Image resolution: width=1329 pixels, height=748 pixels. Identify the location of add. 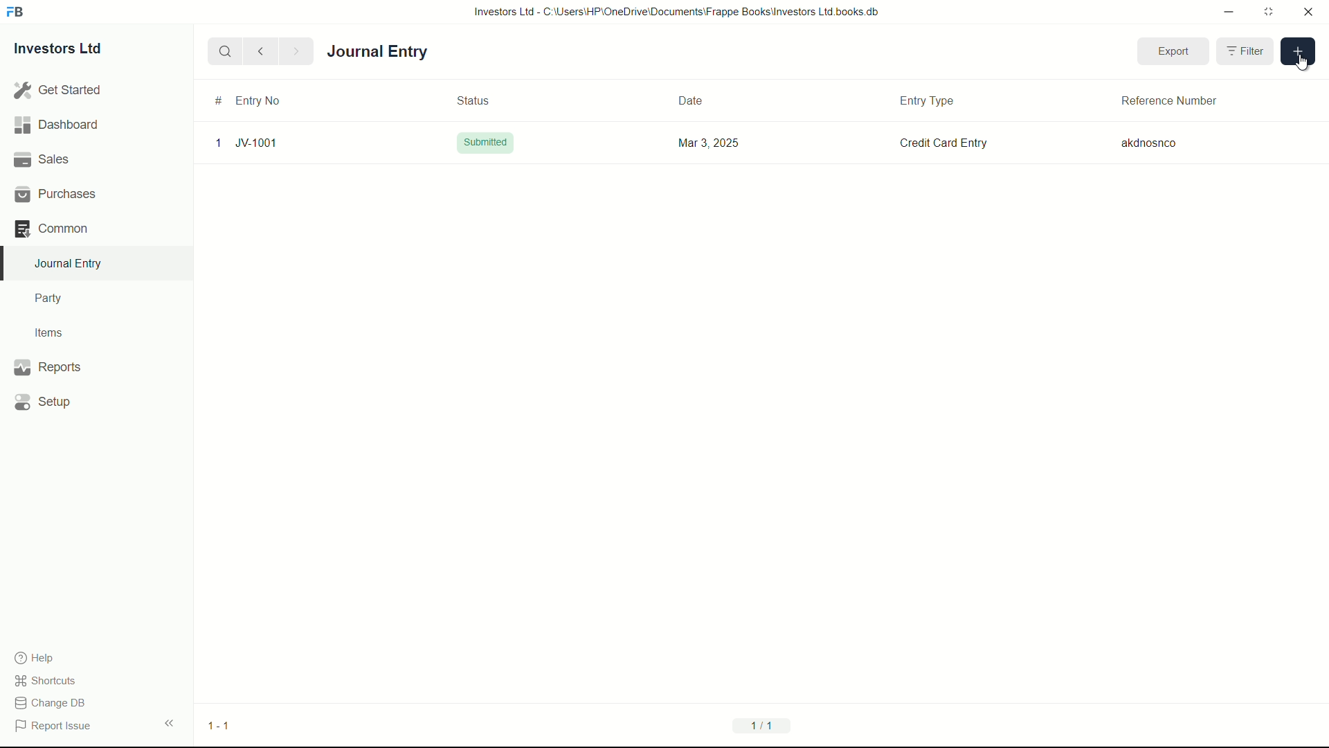
(1297, 53).